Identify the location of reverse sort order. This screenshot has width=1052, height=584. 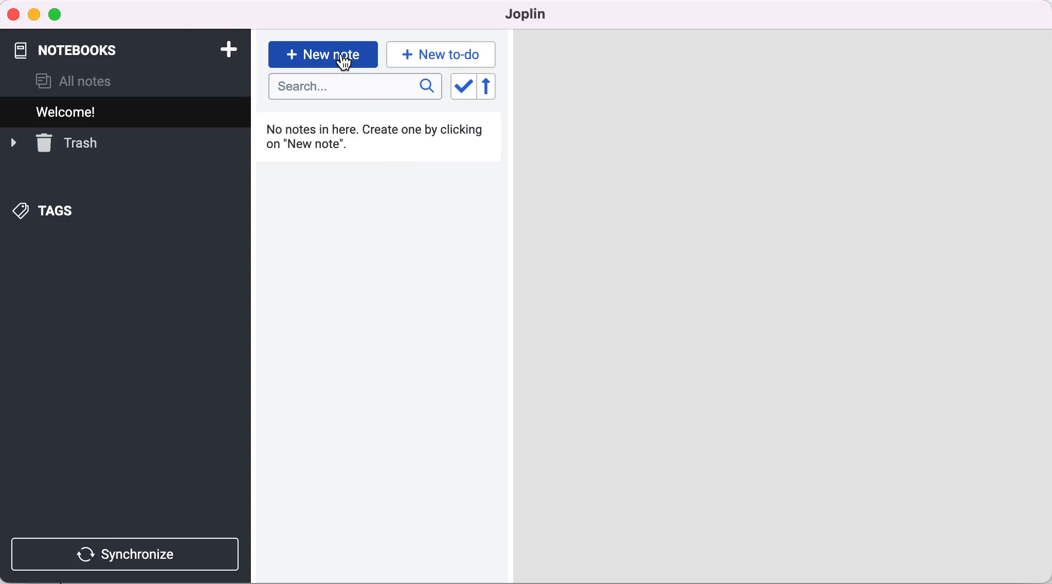
(494, 87).